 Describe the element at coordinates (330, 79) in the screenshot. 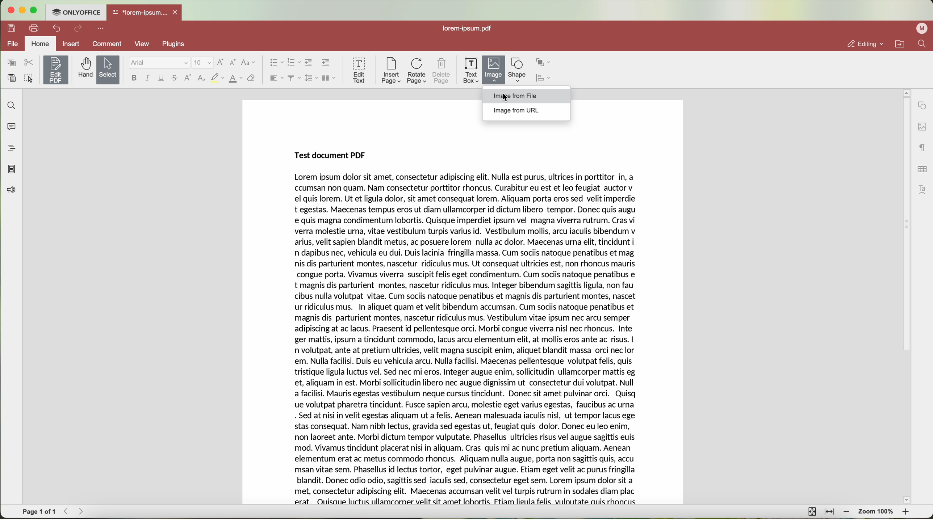

I see `insert columns` at that location.